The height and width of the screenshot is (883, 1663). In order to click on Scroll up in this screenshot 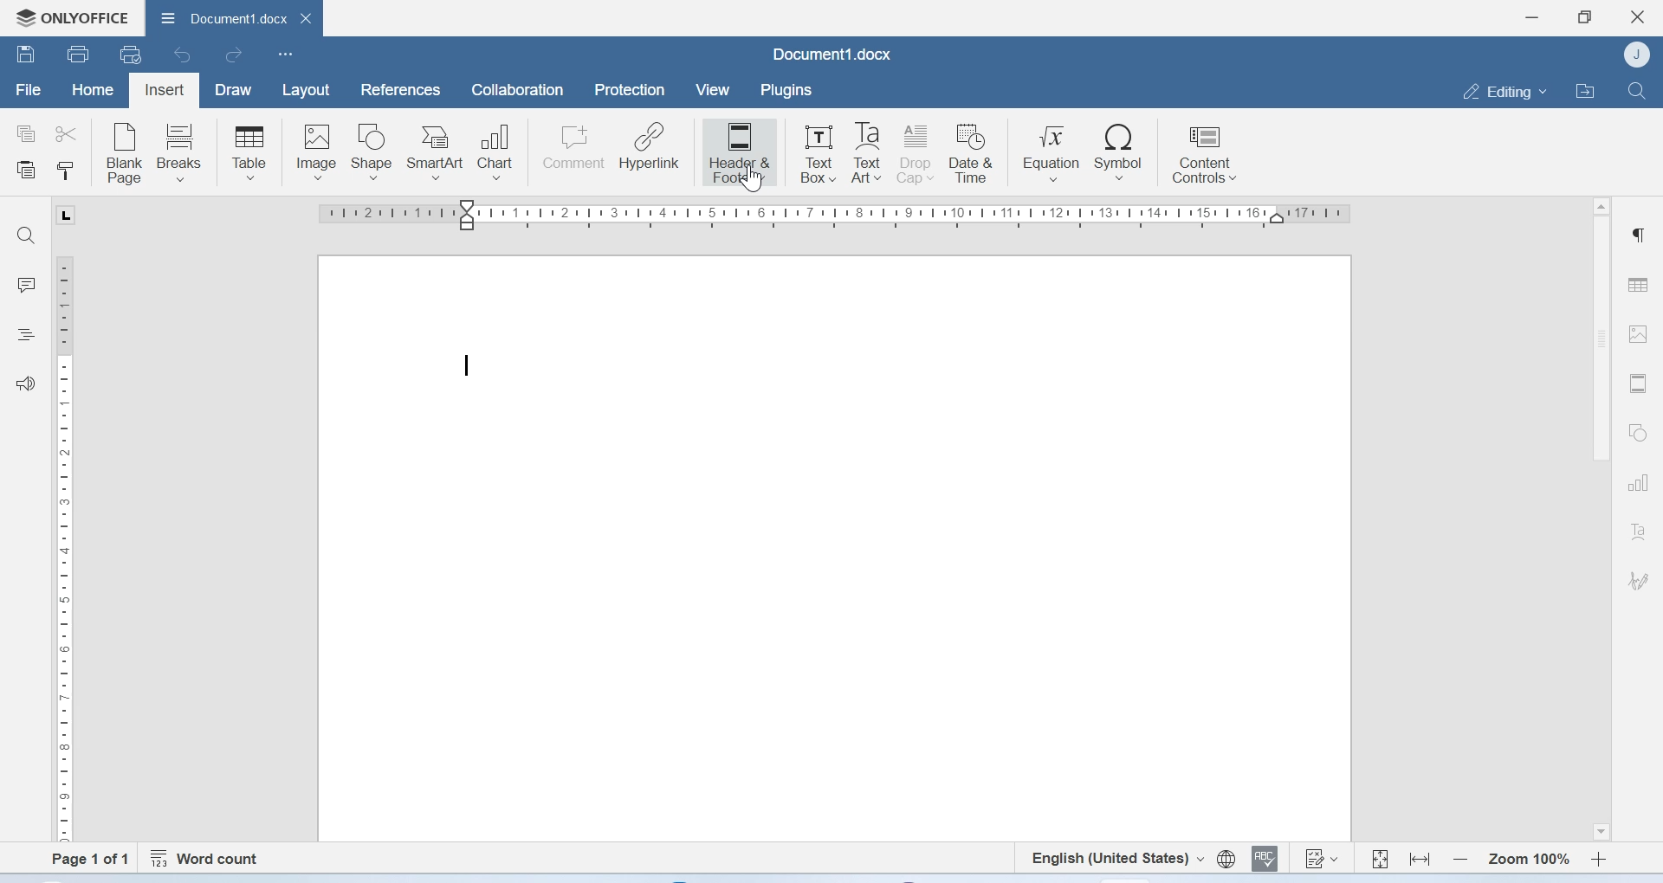, I will do `click(1601, 206)`.